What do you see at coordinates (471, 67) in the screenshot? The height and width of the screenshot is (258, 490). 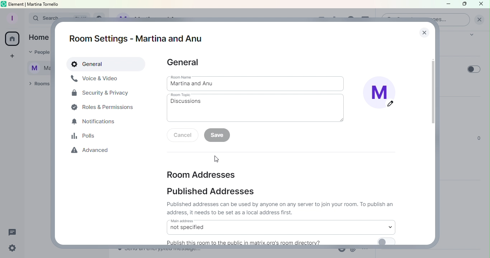 I see `Toggle` at bounding box center [471, 67].